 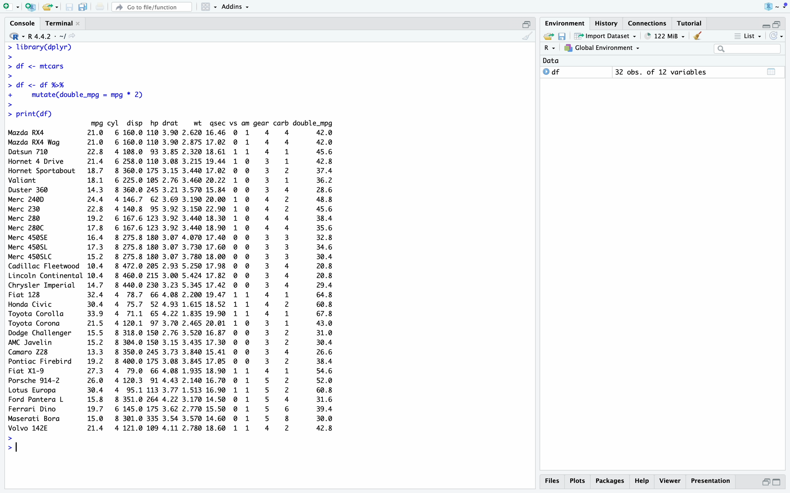 What do you see at coordinates (648, 23) in the screenshot?
I see `connections` at bounding box center [648, 23].